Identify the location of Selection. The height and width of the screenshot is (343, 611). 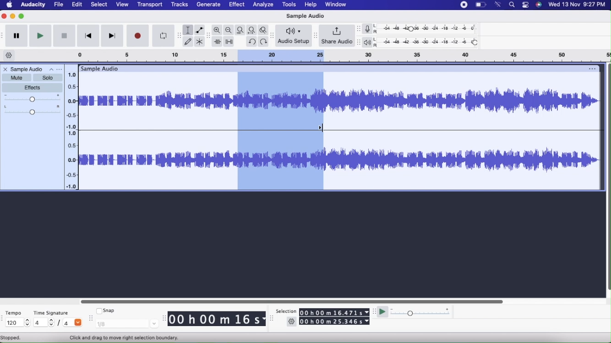
(286, 311).